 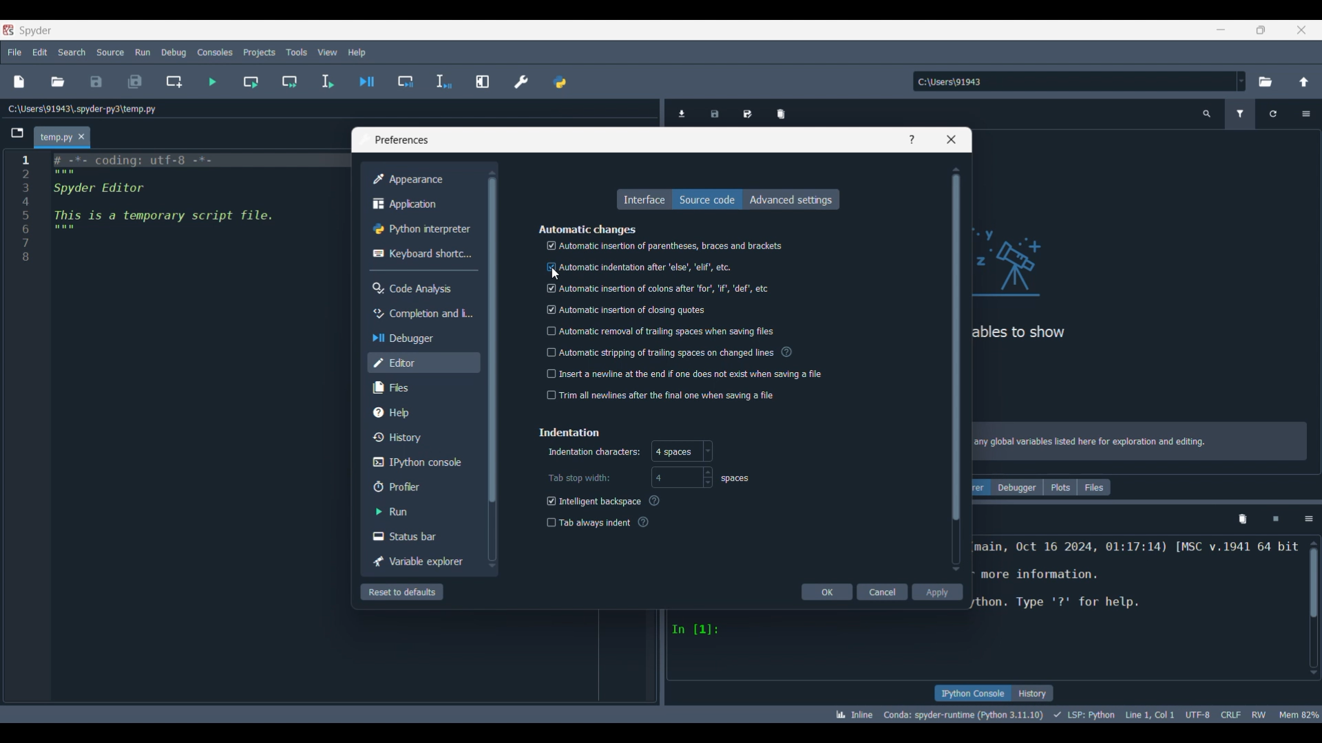 What do you see at coordinates (492, 369) in the screenshot?
I see `Vertical slide bar` at bounding box center [492, 369].